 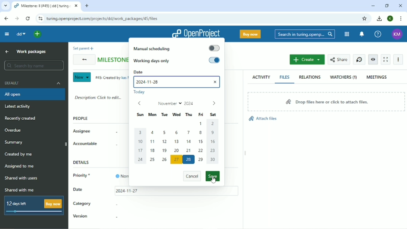 What do you see at coordinates (398, 59) in the screenshot?
I see `More actions` at bounding box center [398, 59].